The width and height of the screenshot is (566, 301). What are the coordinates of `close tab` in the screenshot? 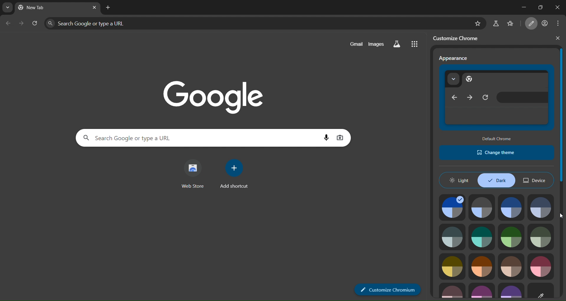 It's located at (95, 8).